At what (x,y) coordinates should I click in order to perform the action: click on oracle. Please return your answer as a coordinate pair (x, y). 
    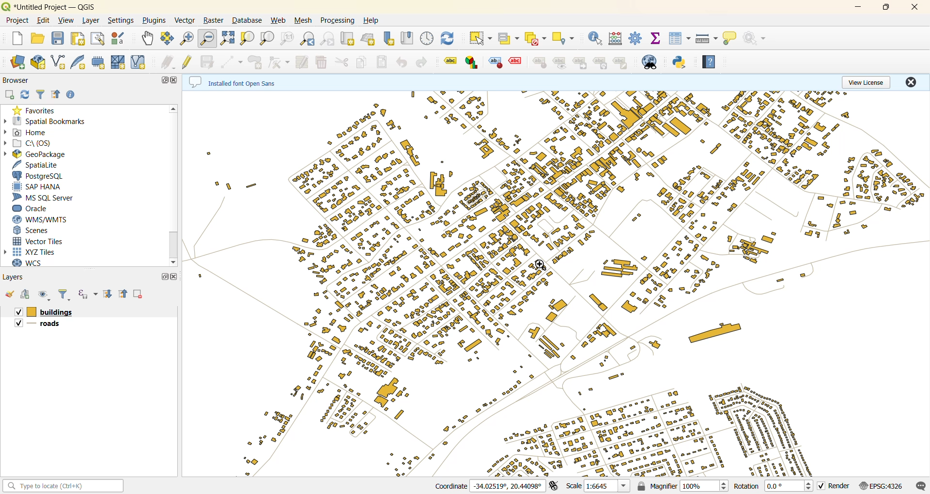
    Looking at the image, I should click on (34, 208).